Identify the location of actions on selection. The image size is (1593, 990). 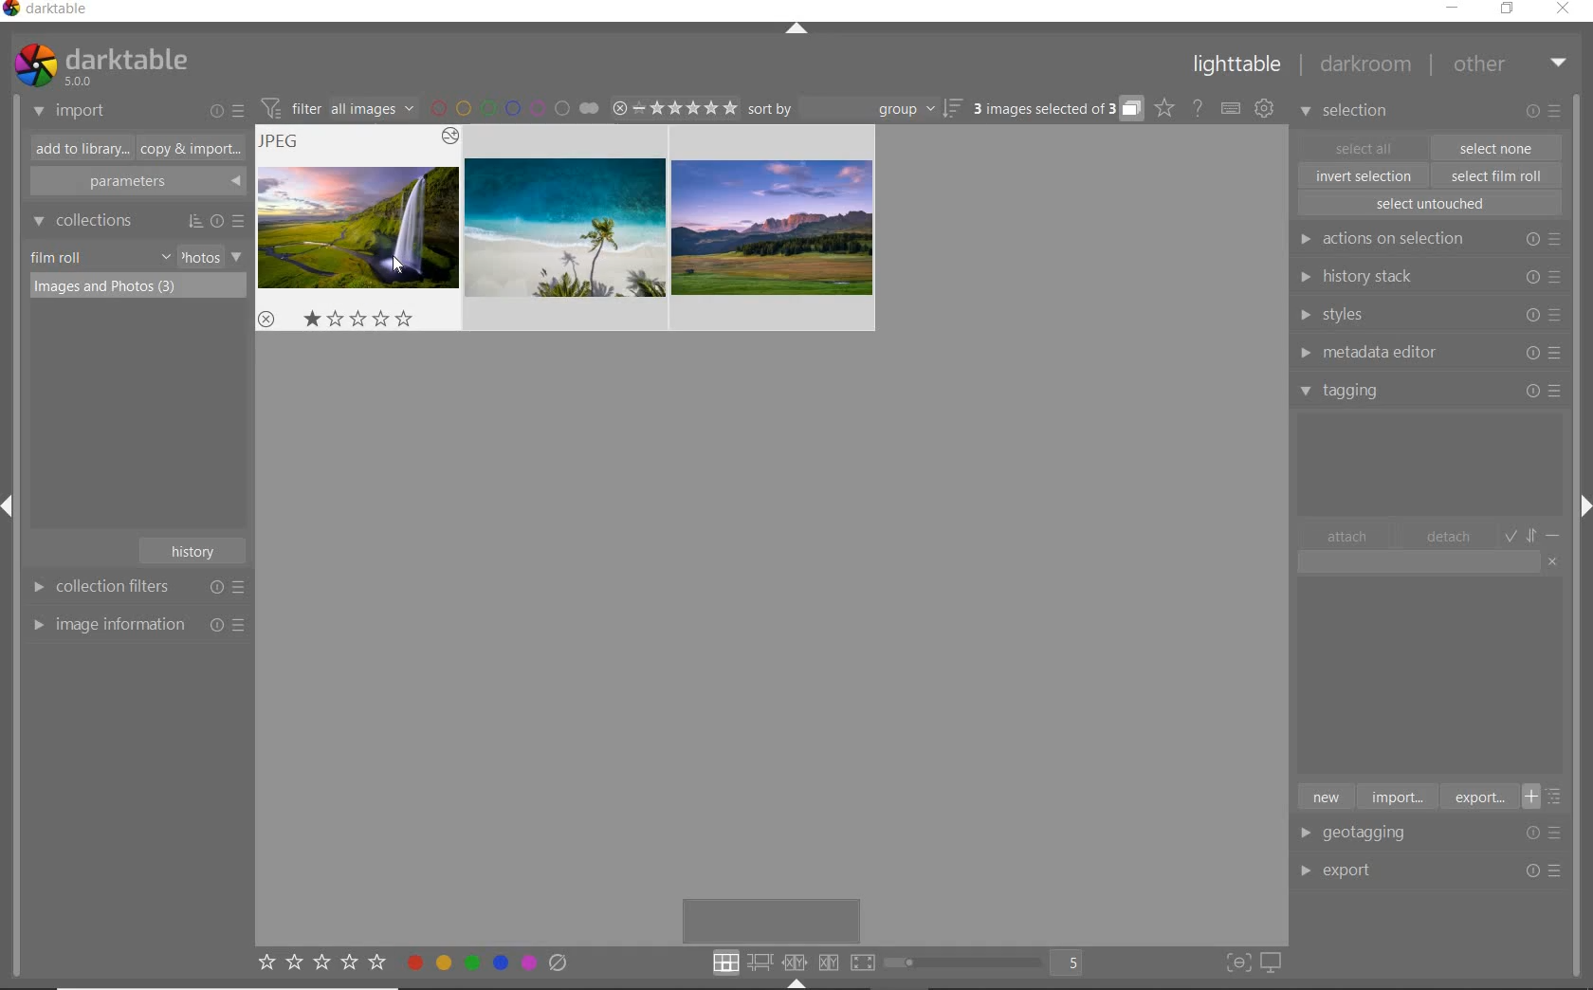
(1426, 239).